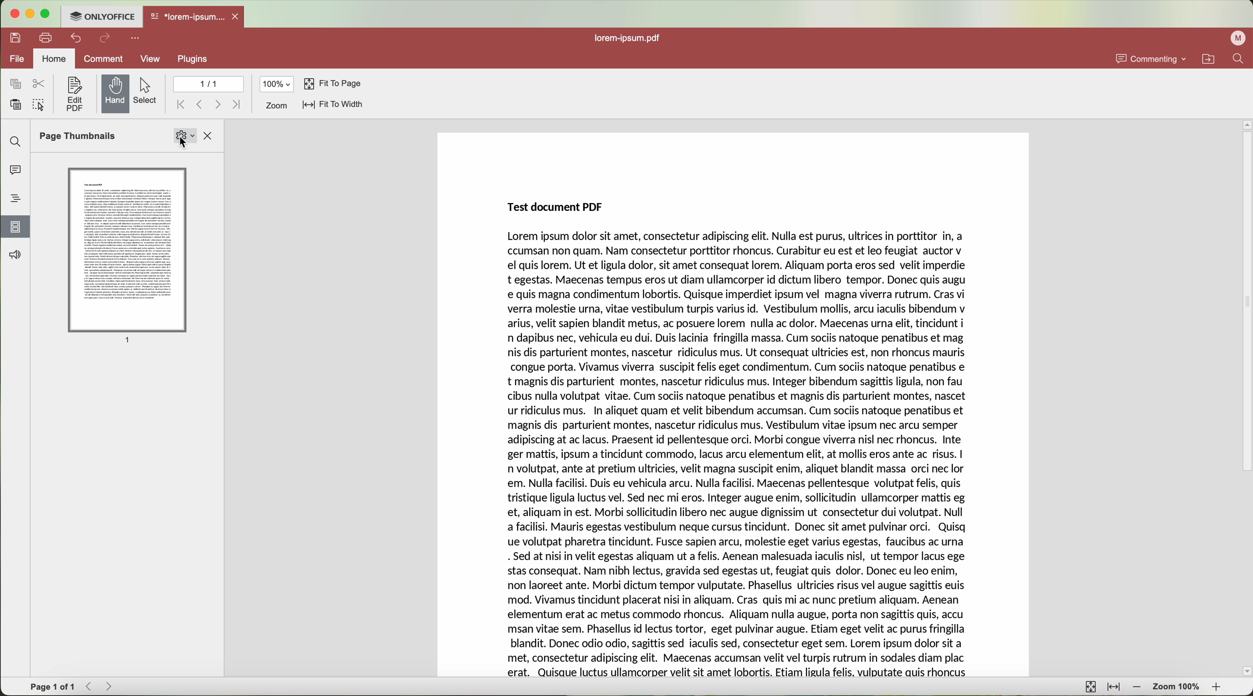 The height and width of the screenshot is (696, 1253). What do you see at coordinates (1220, 688) in the screenshot?
I see `zoom in` at bounding box center [1220, 688].